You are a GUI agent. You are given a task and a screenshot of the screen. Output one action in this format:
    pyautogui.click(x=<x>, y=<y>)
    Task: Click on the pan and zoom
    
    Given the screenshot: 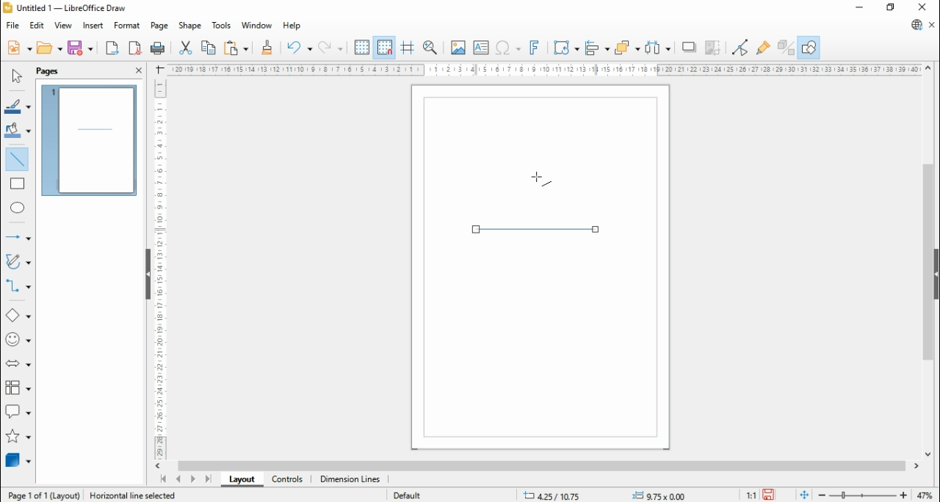 What is the action you would take?
    pyautogui.click(x=430, y=47)
    